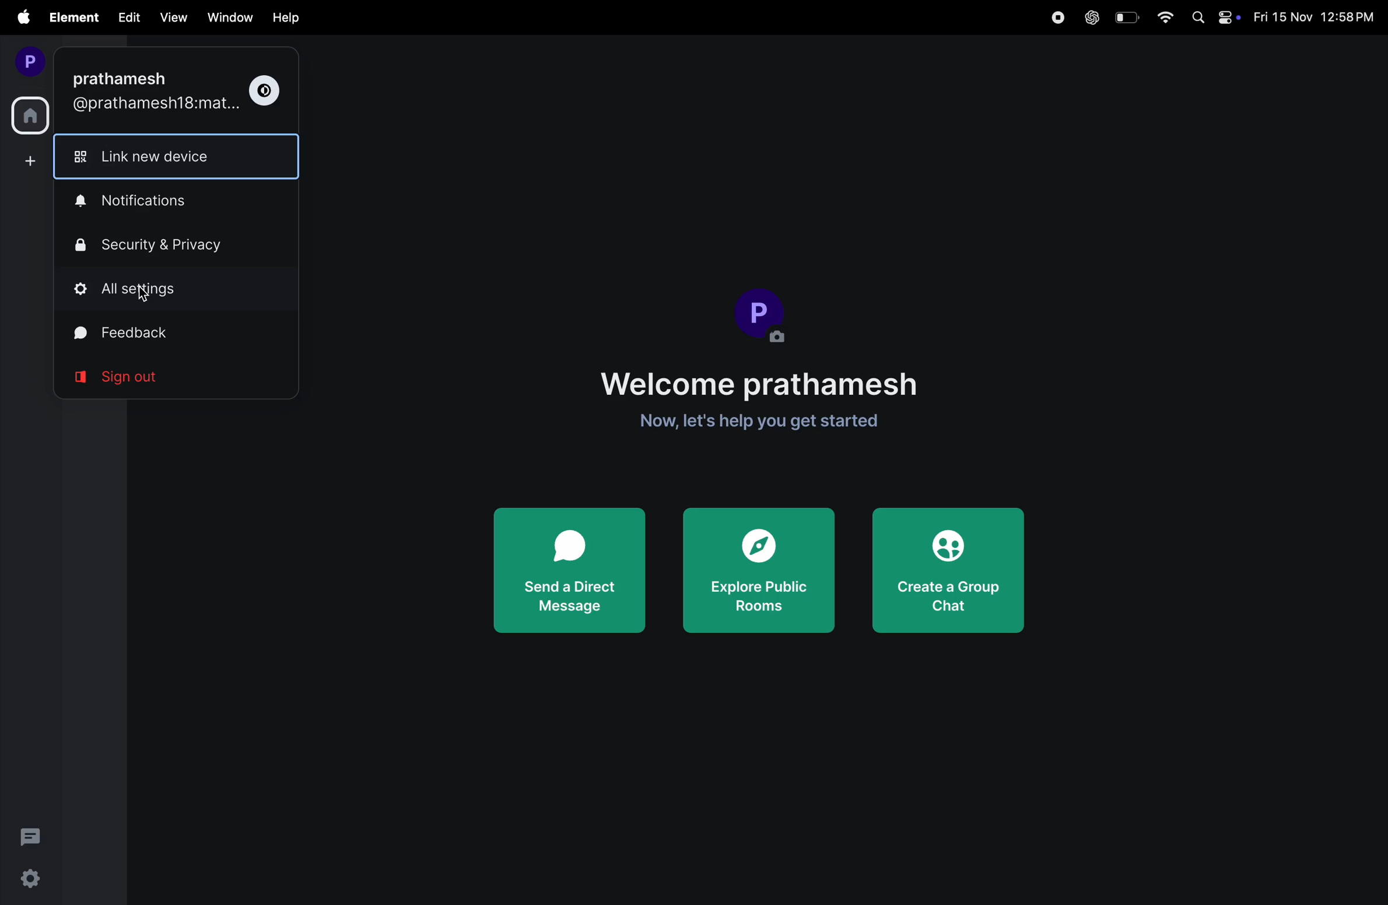 This screenshot has height=905, width=1388. Describe the element at coordinates (31, 835) in the screenshot. I see `threads` at that location.